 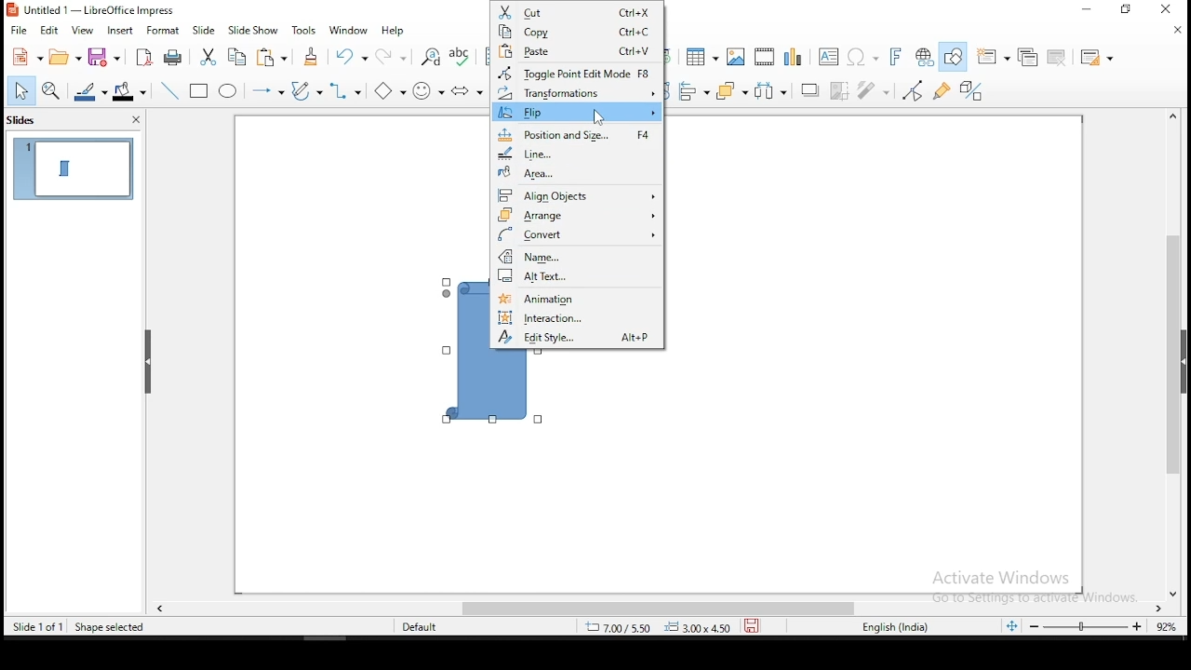 What do you see at coordinates (972, 93) in the screenshot?
I see `toggle extrusion` at bounding box center [972, 93].